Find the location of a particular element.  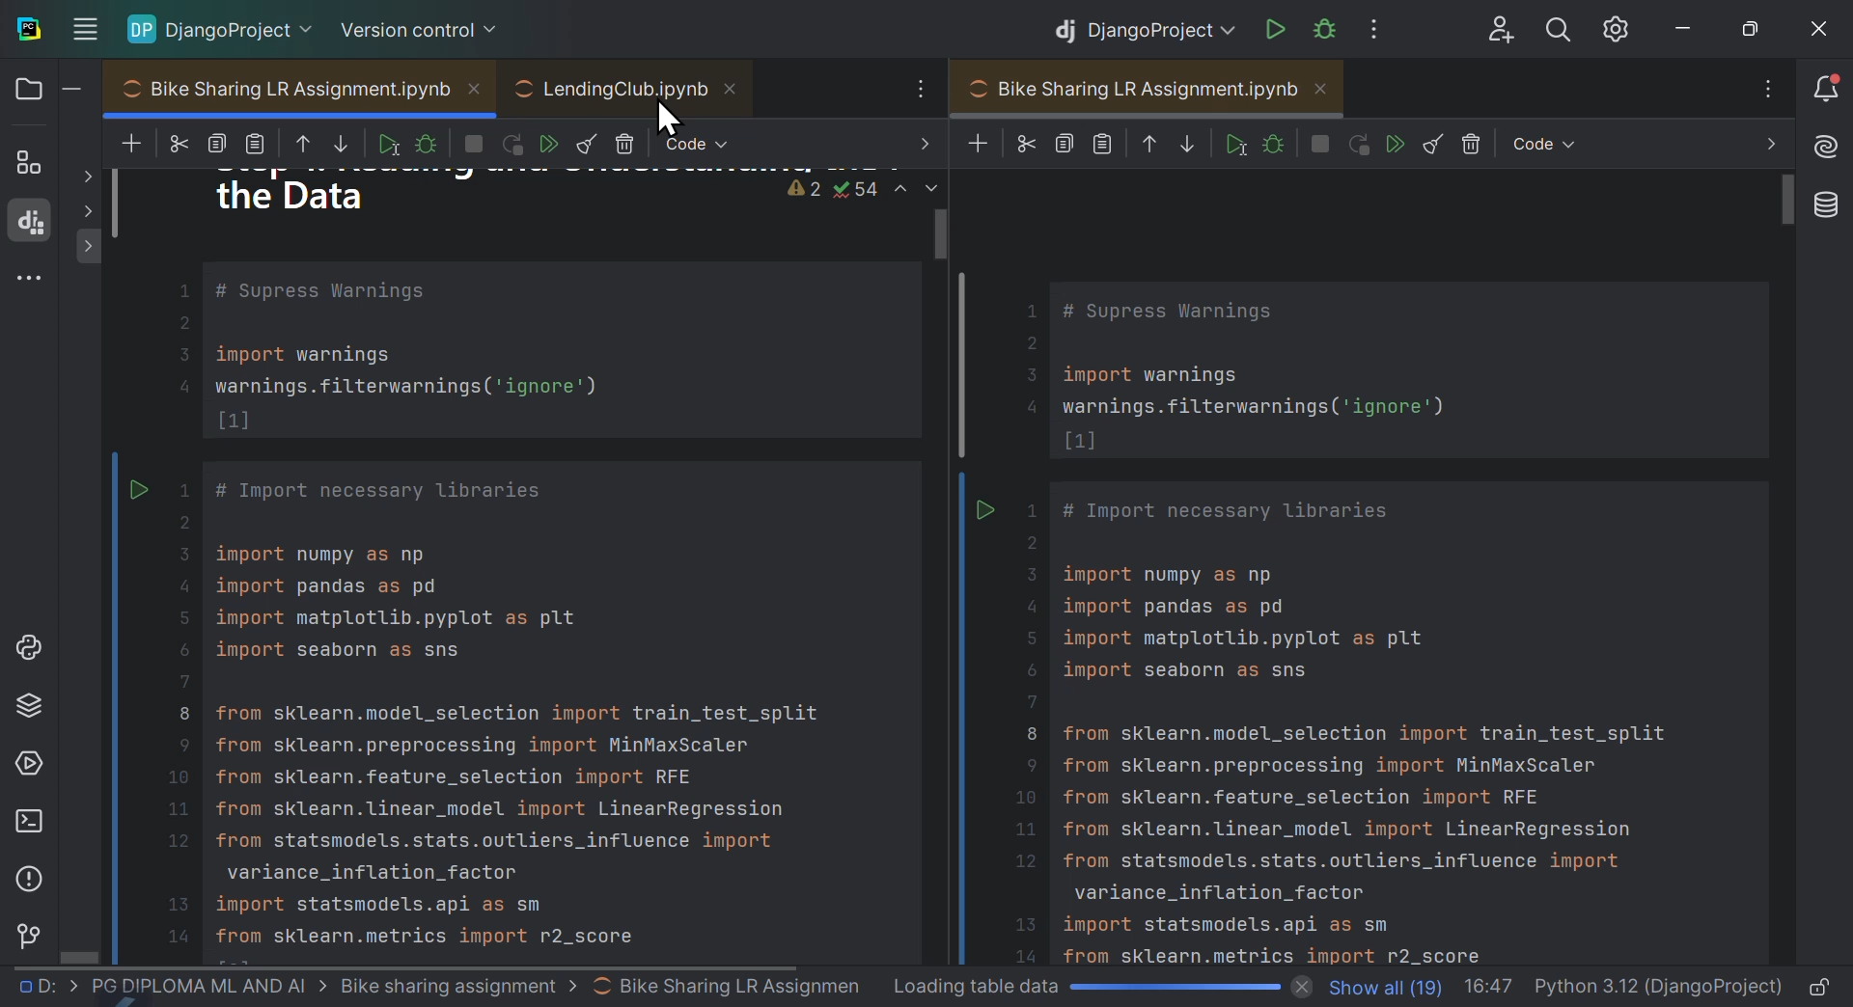

warnings and issues is located at coordinates (850, 190).